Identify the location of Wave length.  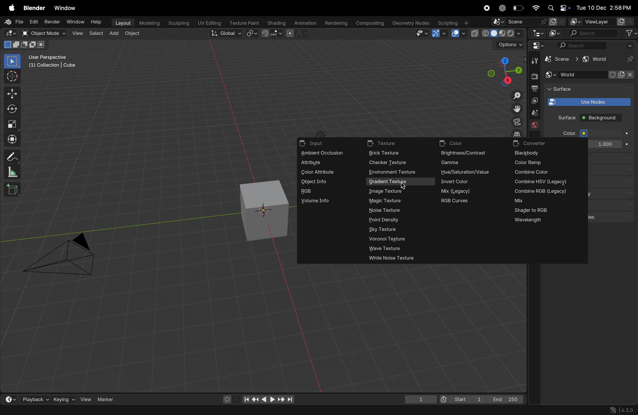
(544, 222).